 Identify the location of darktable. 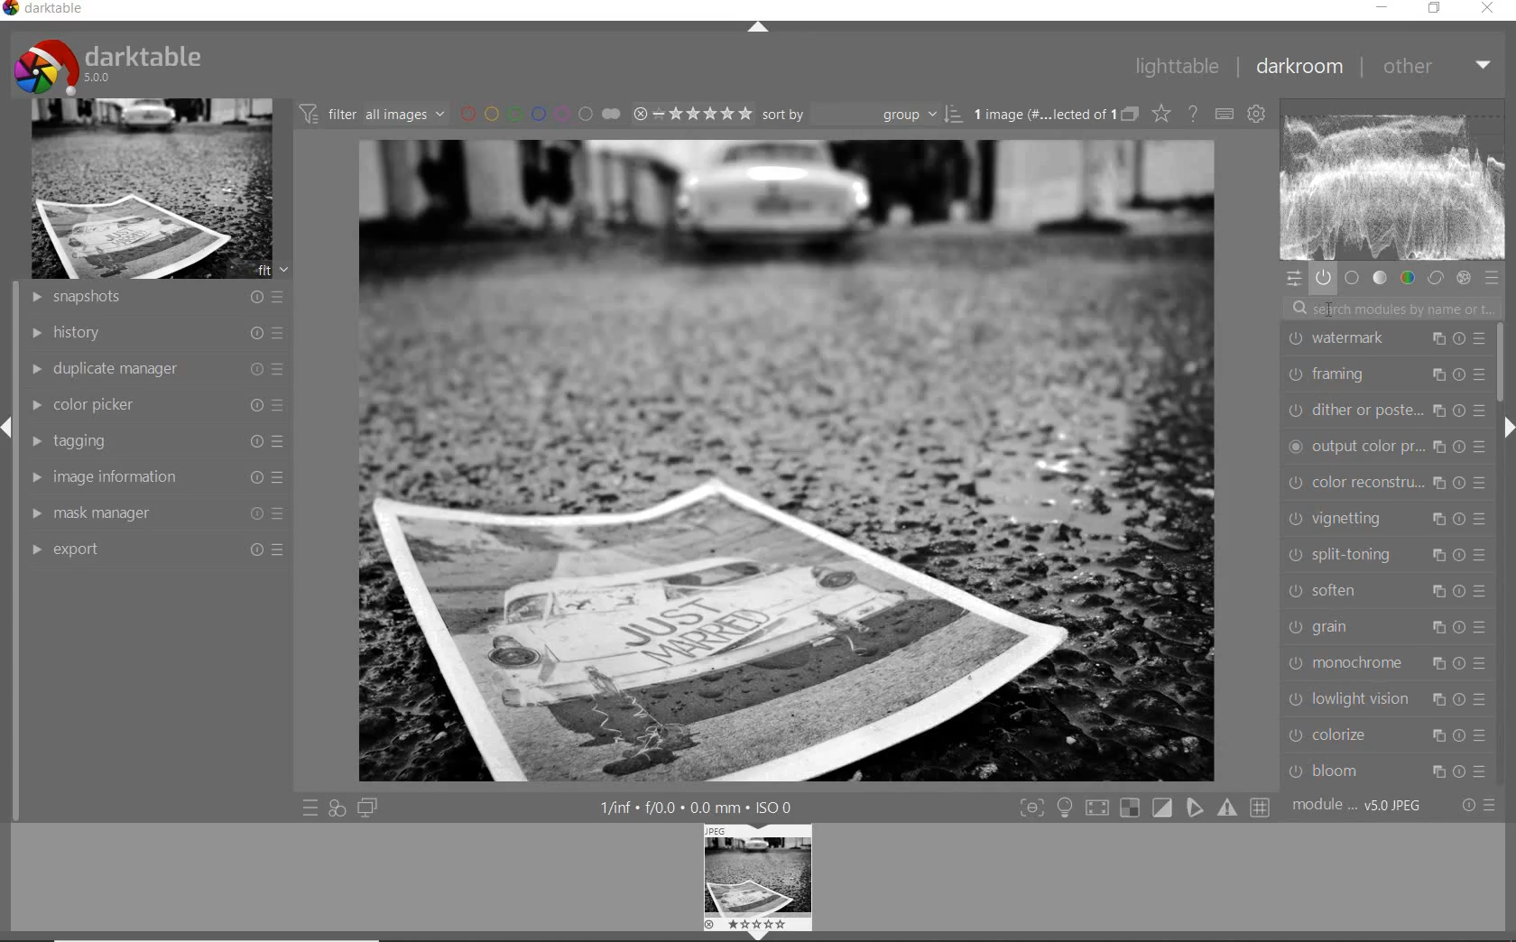
(47, 9).